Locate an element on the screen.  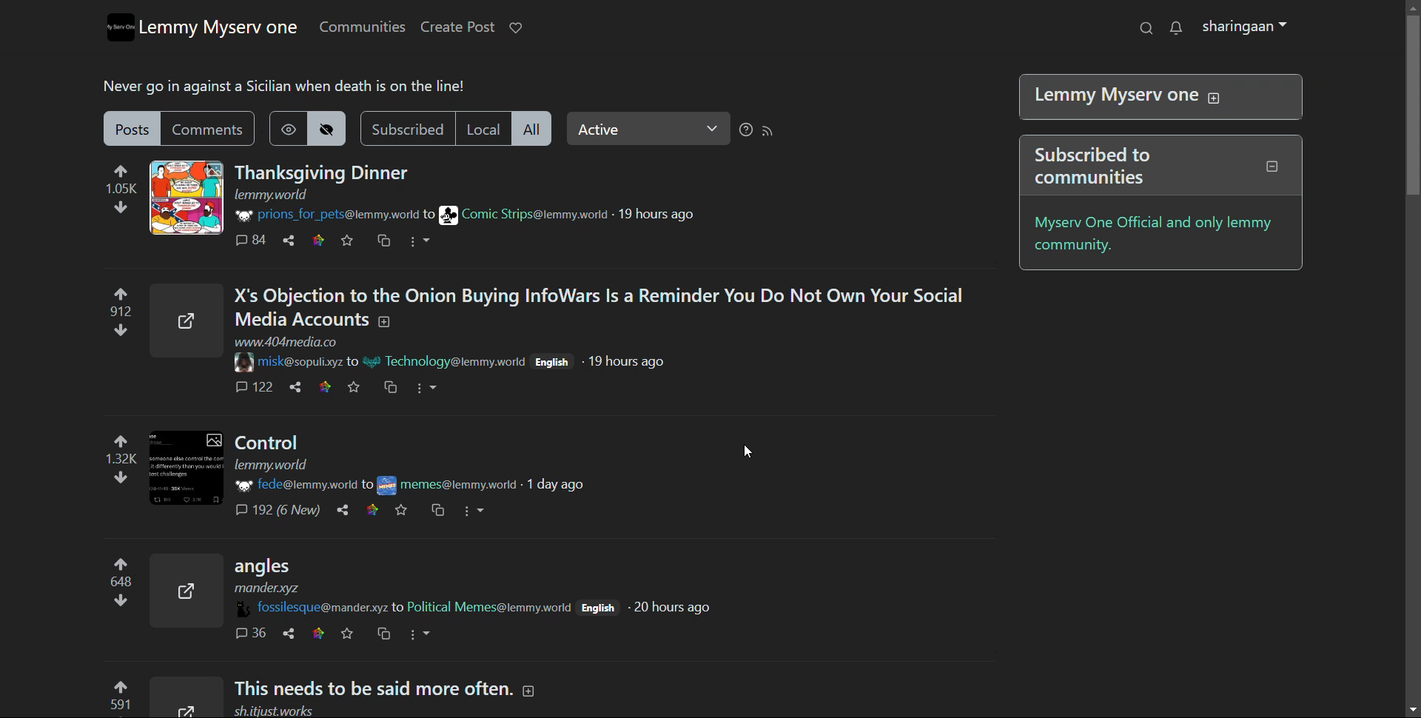
comments is located at coordinates (246, 389).